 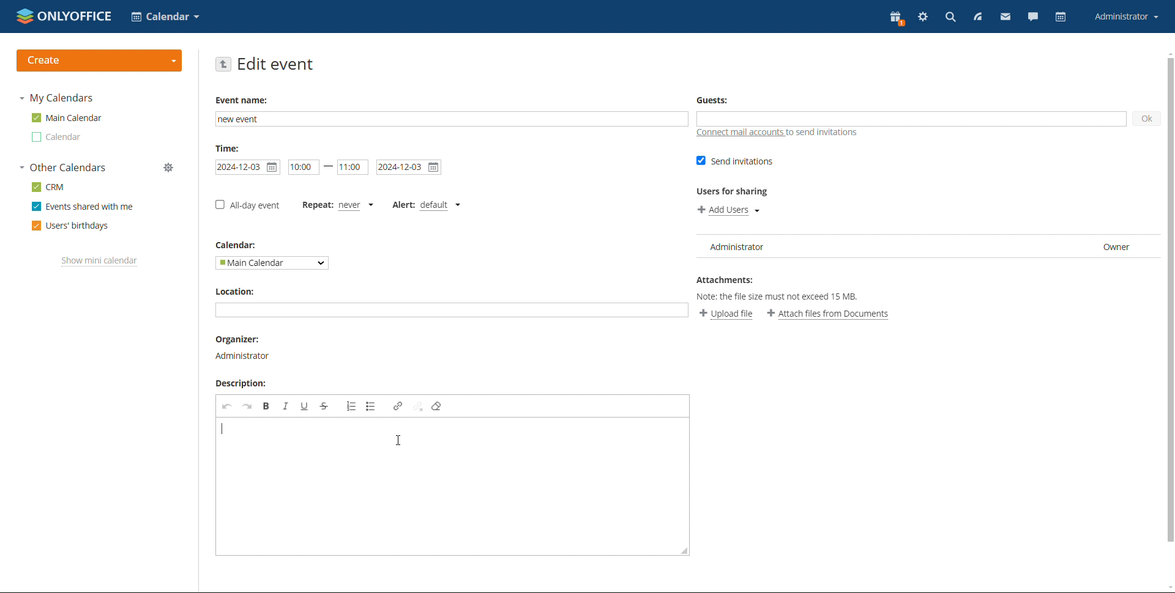 I want to click on Description:, so click(x=238, y=384).